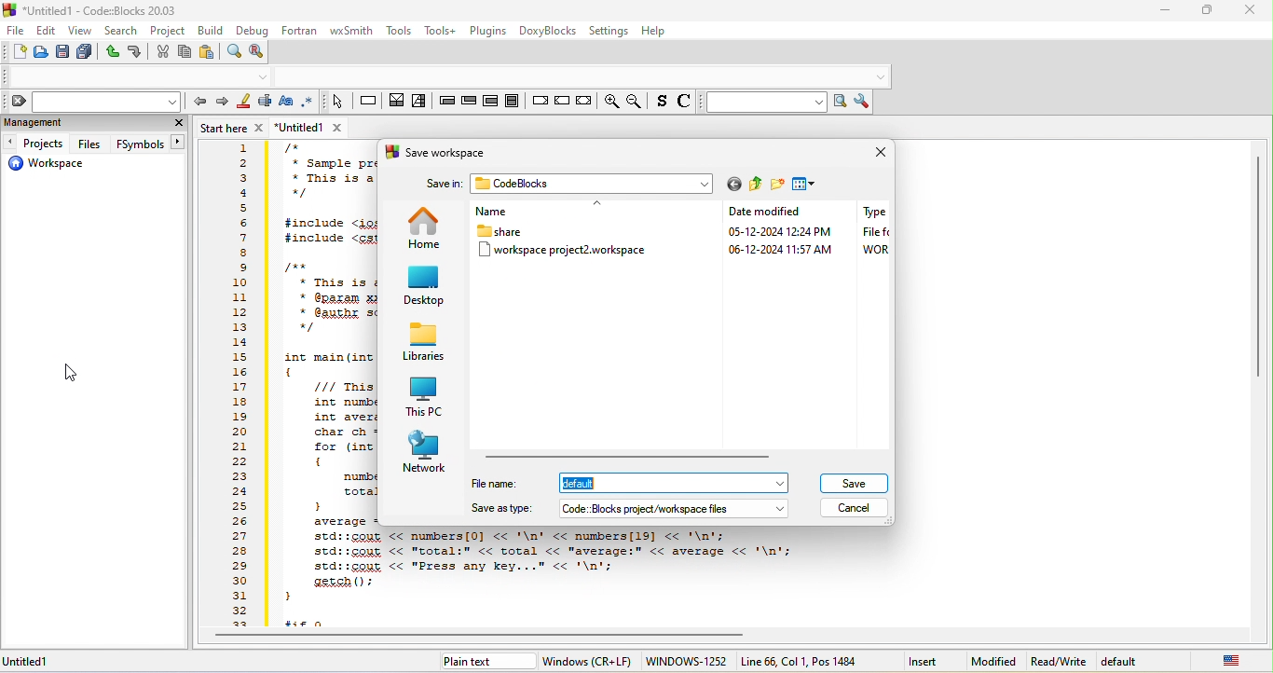  What do you see at coordinates (636, 102) in the screenshot?
I see `zoom out` at bounding box center [636, 102].